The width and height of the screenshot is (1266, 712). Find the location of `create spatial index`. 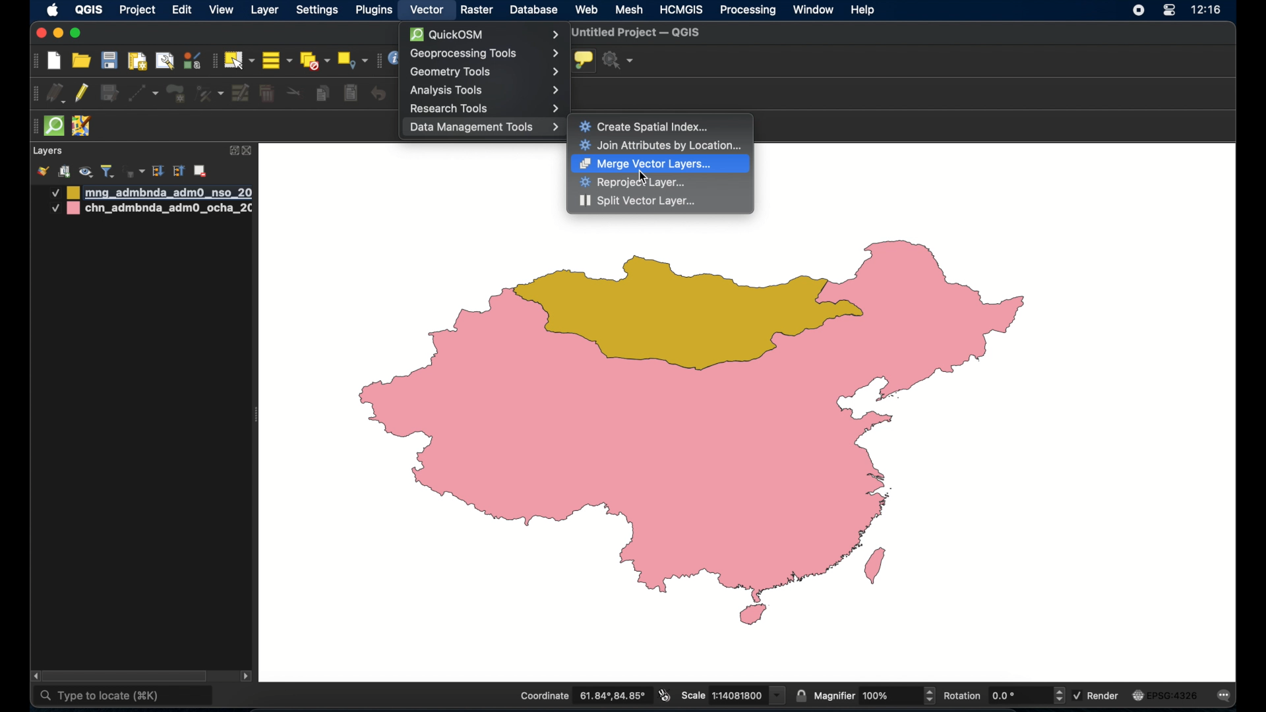

create spatial index is located at coordinates (646, 126).